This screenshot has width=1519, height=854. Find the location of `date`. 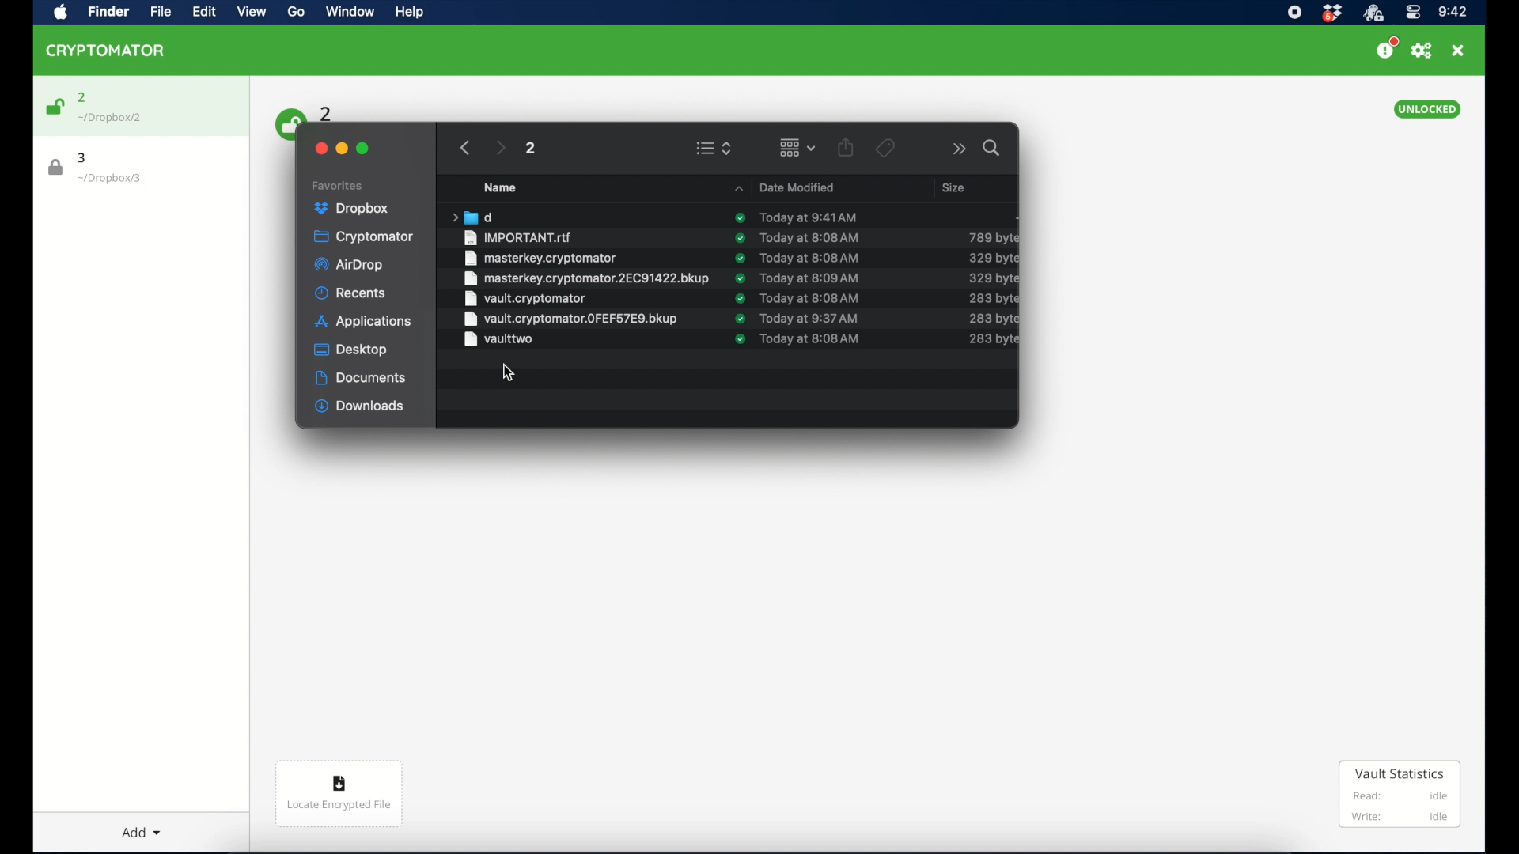

date is located at coordinates (809, 217).